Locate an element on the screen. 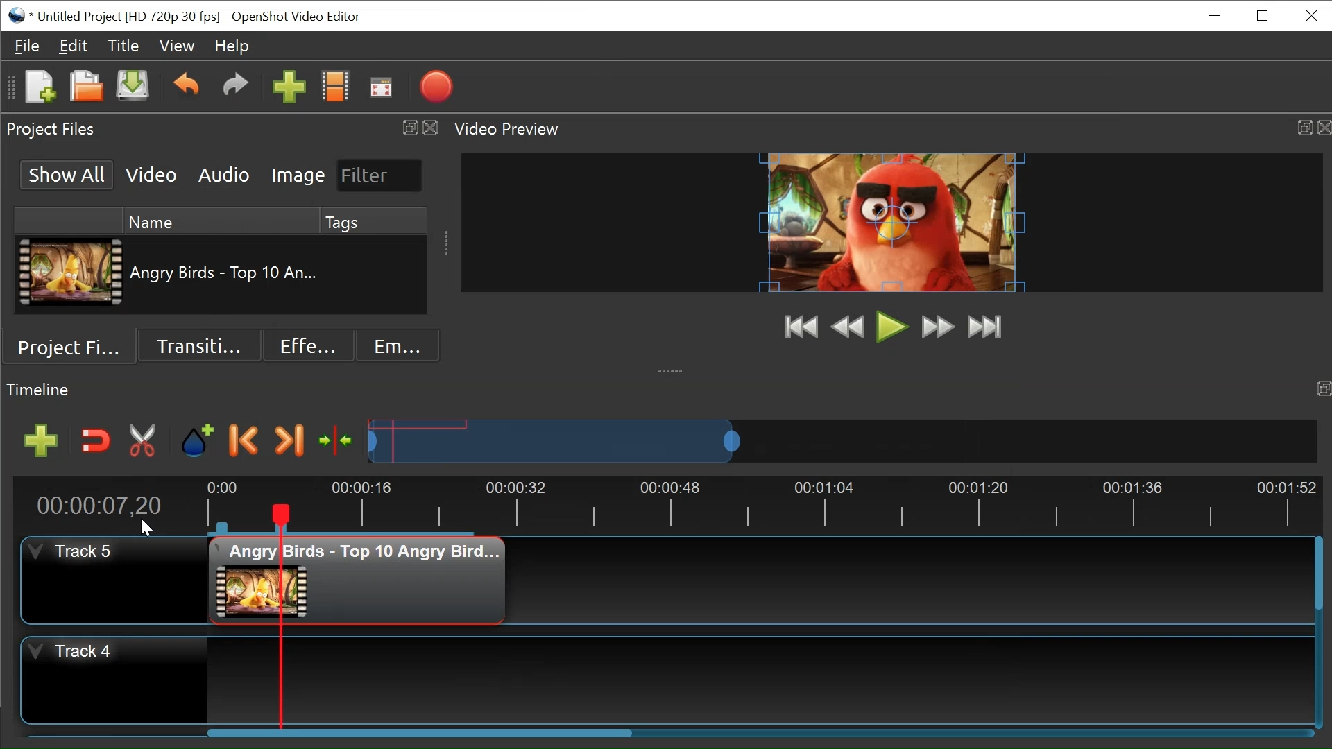 This screenshot has width=1332, height=749. Help is located at coordinates (230, 46).